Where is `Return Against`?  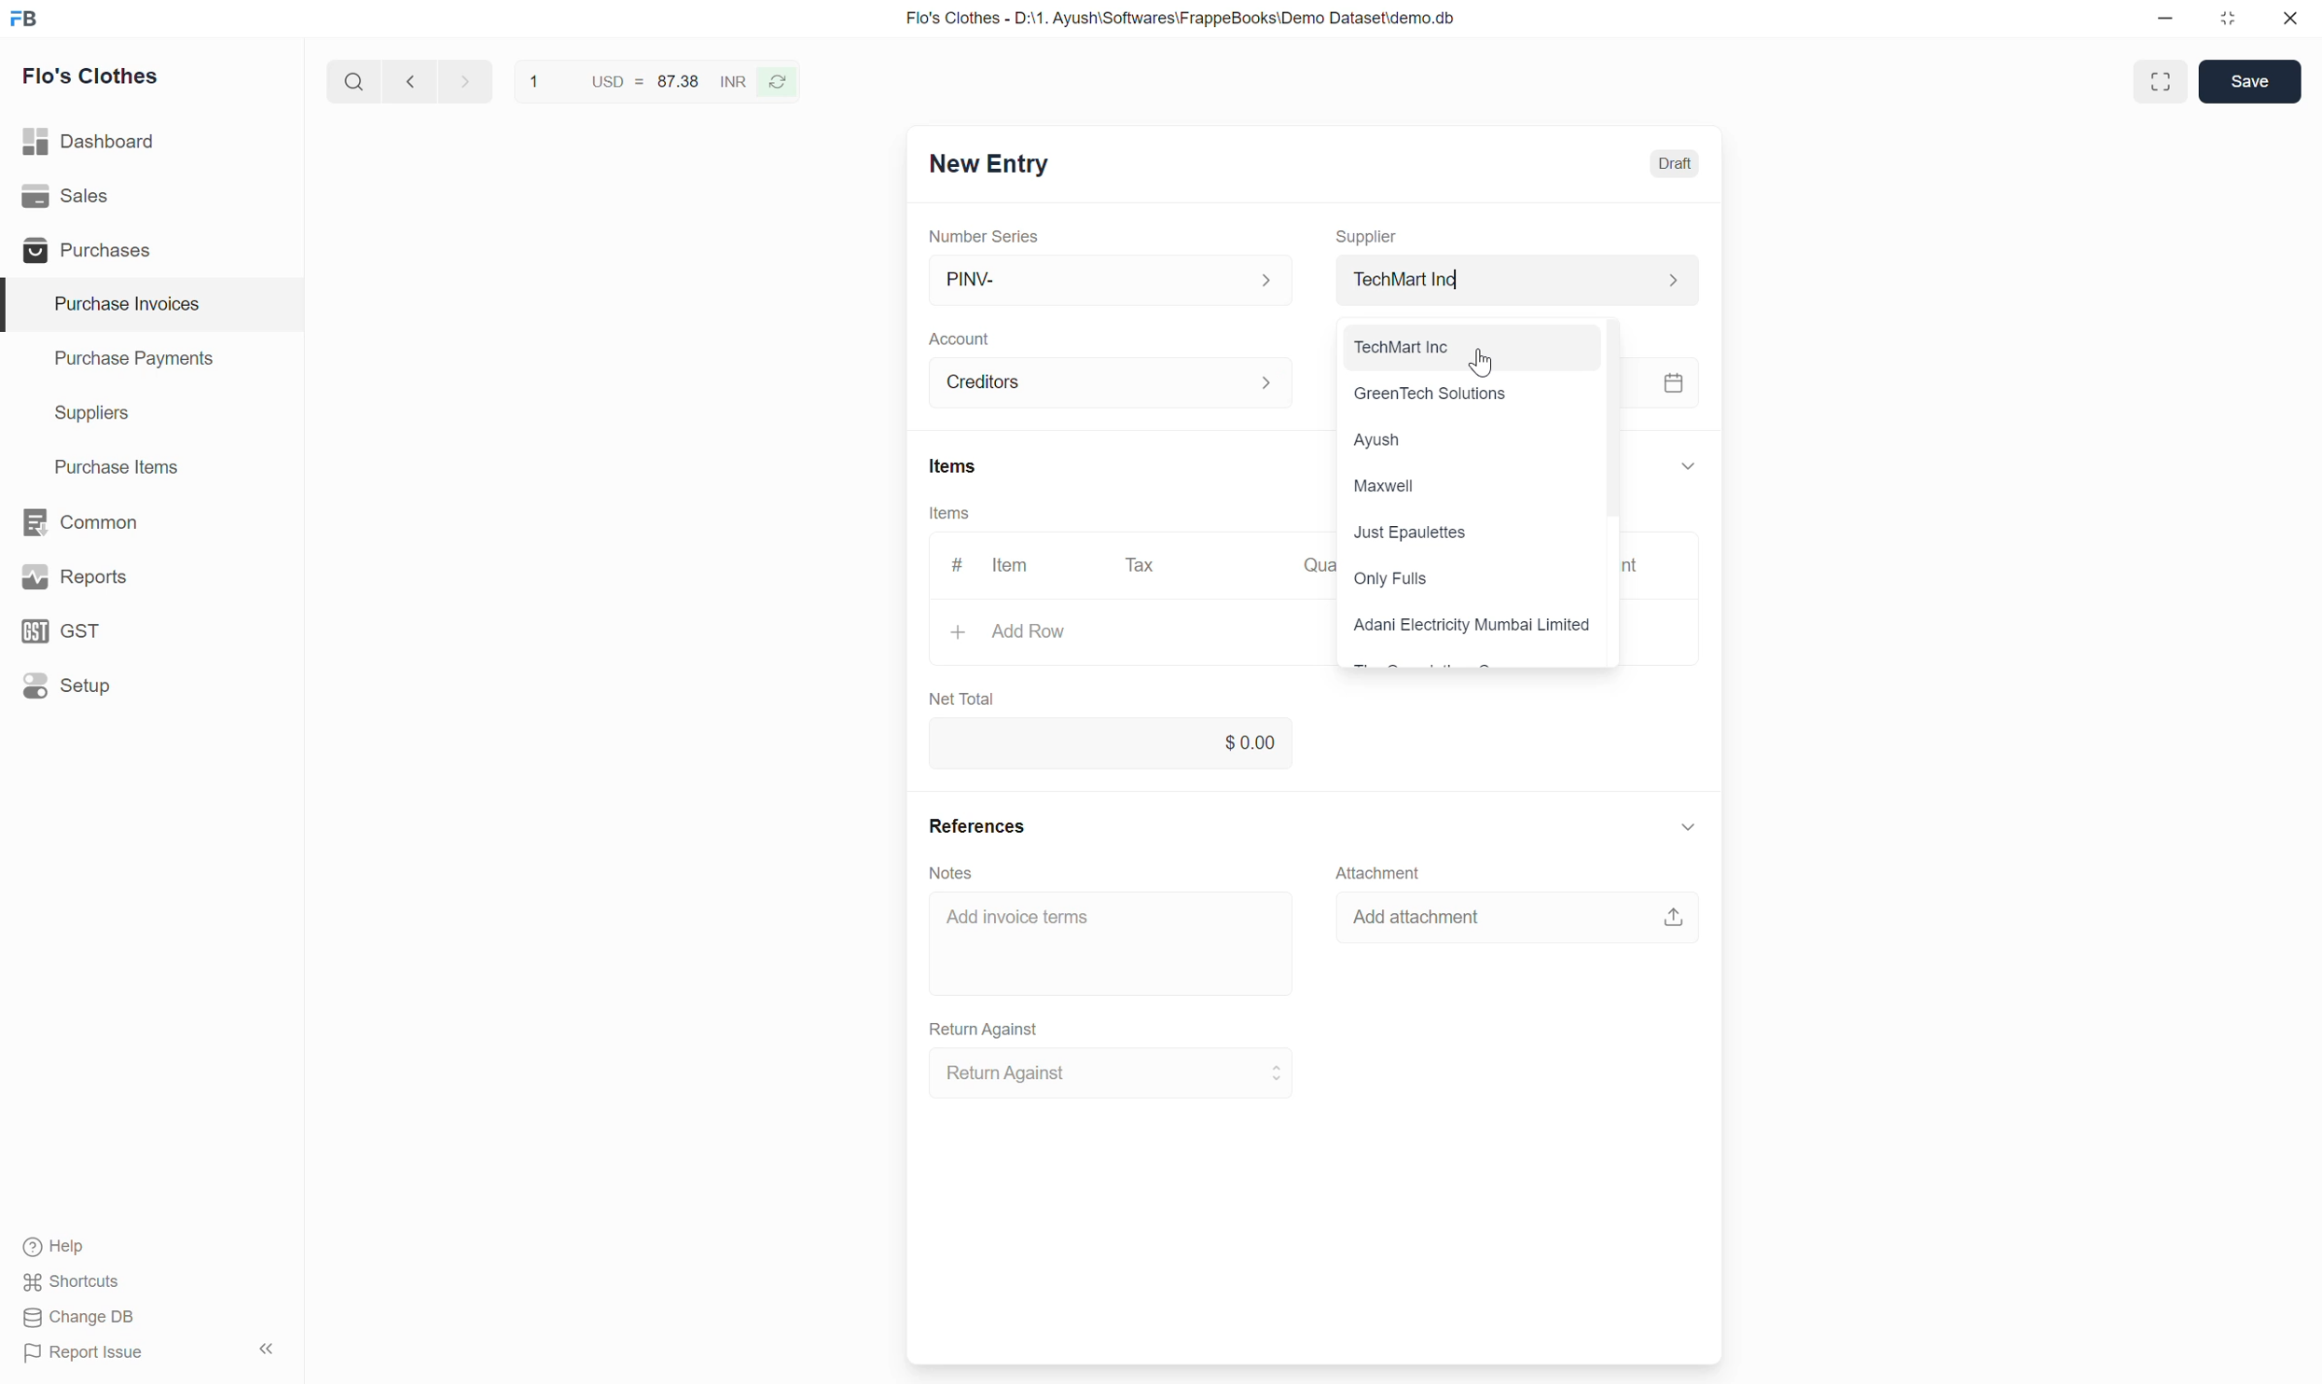 Return Against is located at coordinates (987, 1027).